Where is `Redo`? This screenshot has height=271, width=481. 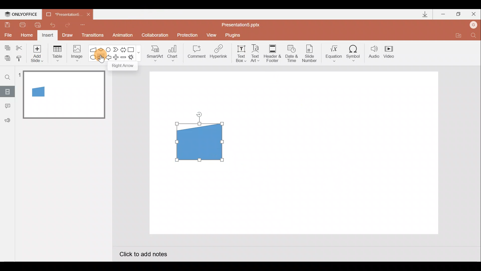
Redo is located at coordinates (68, 24).